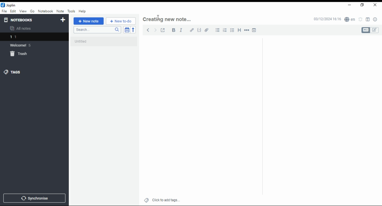  Describe the element at coordinates (13, 11) in the screenshot. I see `edit` at that location.